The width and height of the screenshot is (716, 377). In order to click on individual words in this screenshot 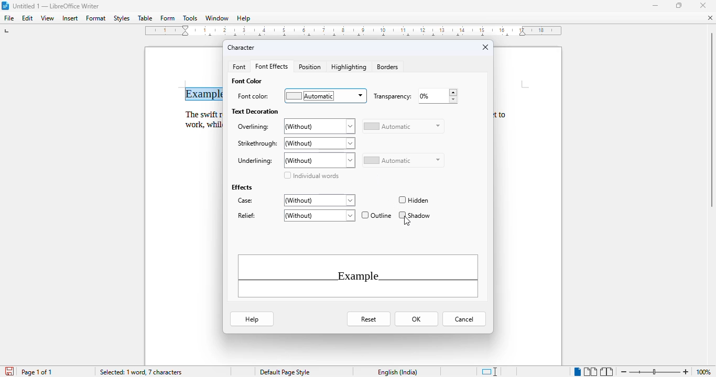, I will do `click(311, 175)`.